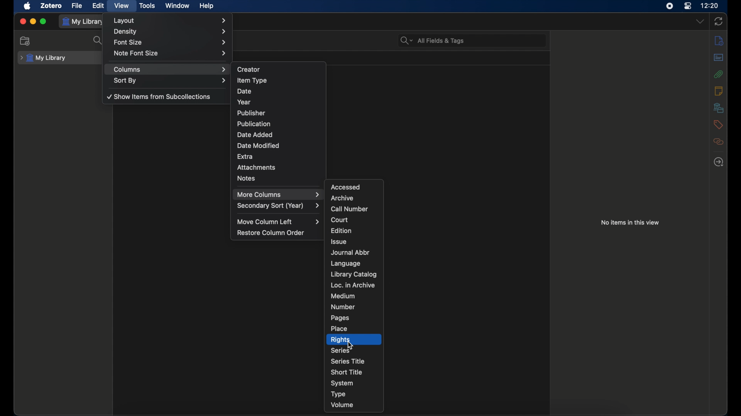 This screenshot has height=416, width=741. Describe the element at coordinates (146, 5) in the screenshot. I see `tools` at that location.